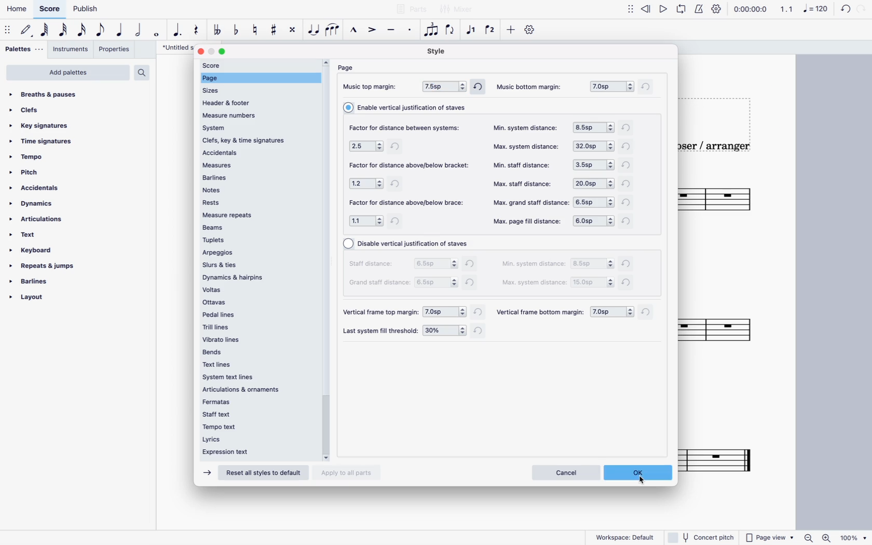 The height and width of the screenshot is (545, 872). What do you see at coordinates (611, 313) in the screenshot?
I see `options` at bounding box center [611, 313].